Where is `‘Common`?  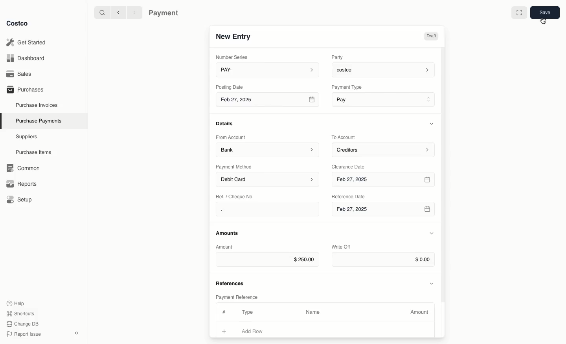 ‘Common is located at coordinates (25, 167).